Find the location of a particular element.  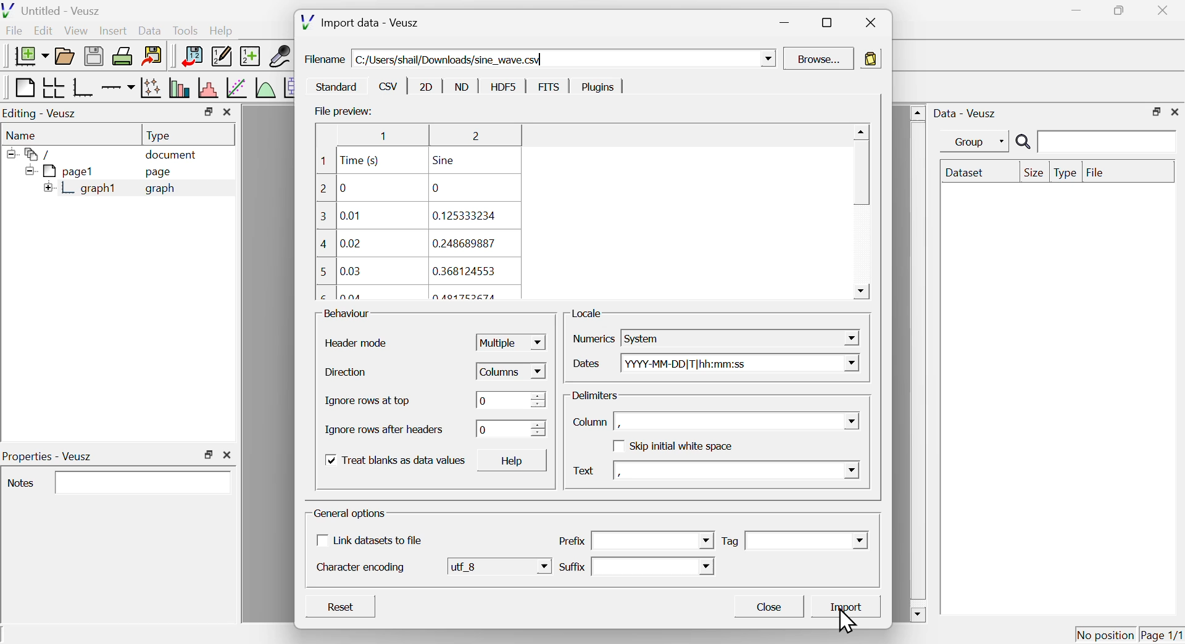

text box is located at coordinates (806, 541).